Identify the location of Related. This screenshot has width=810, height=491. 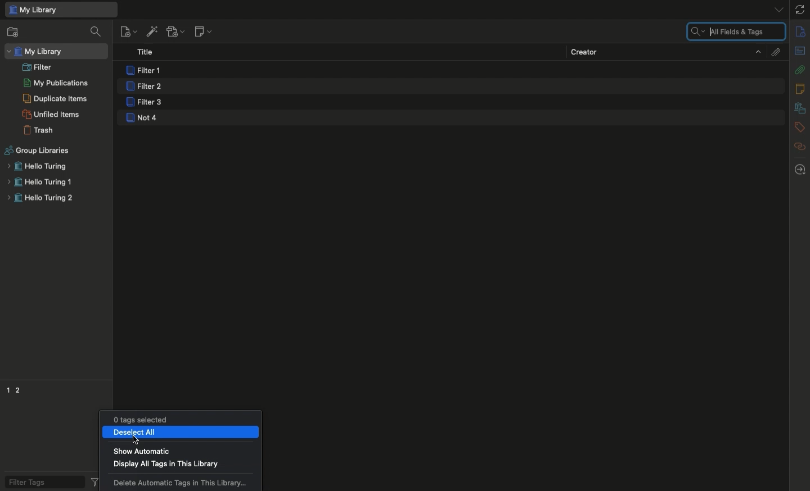
(800, 146).